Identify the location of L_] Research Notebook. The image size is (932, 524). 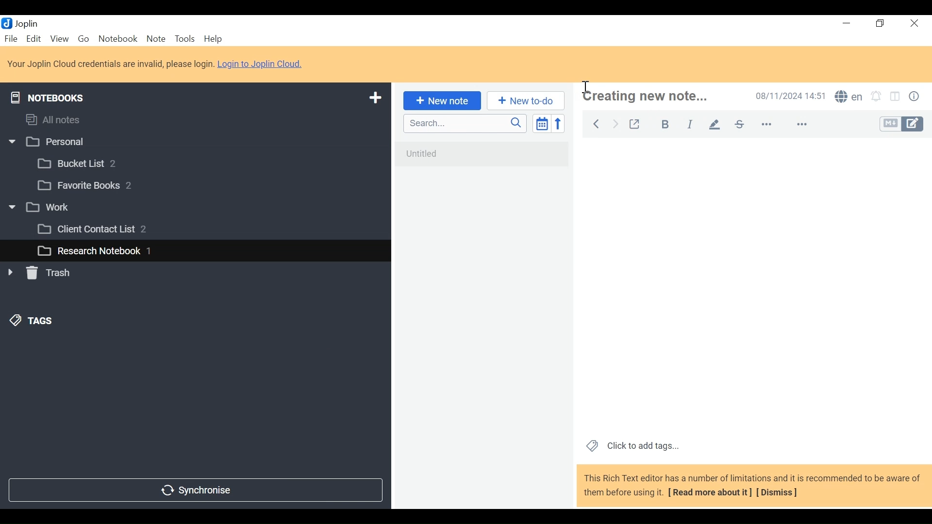
(88, 251).